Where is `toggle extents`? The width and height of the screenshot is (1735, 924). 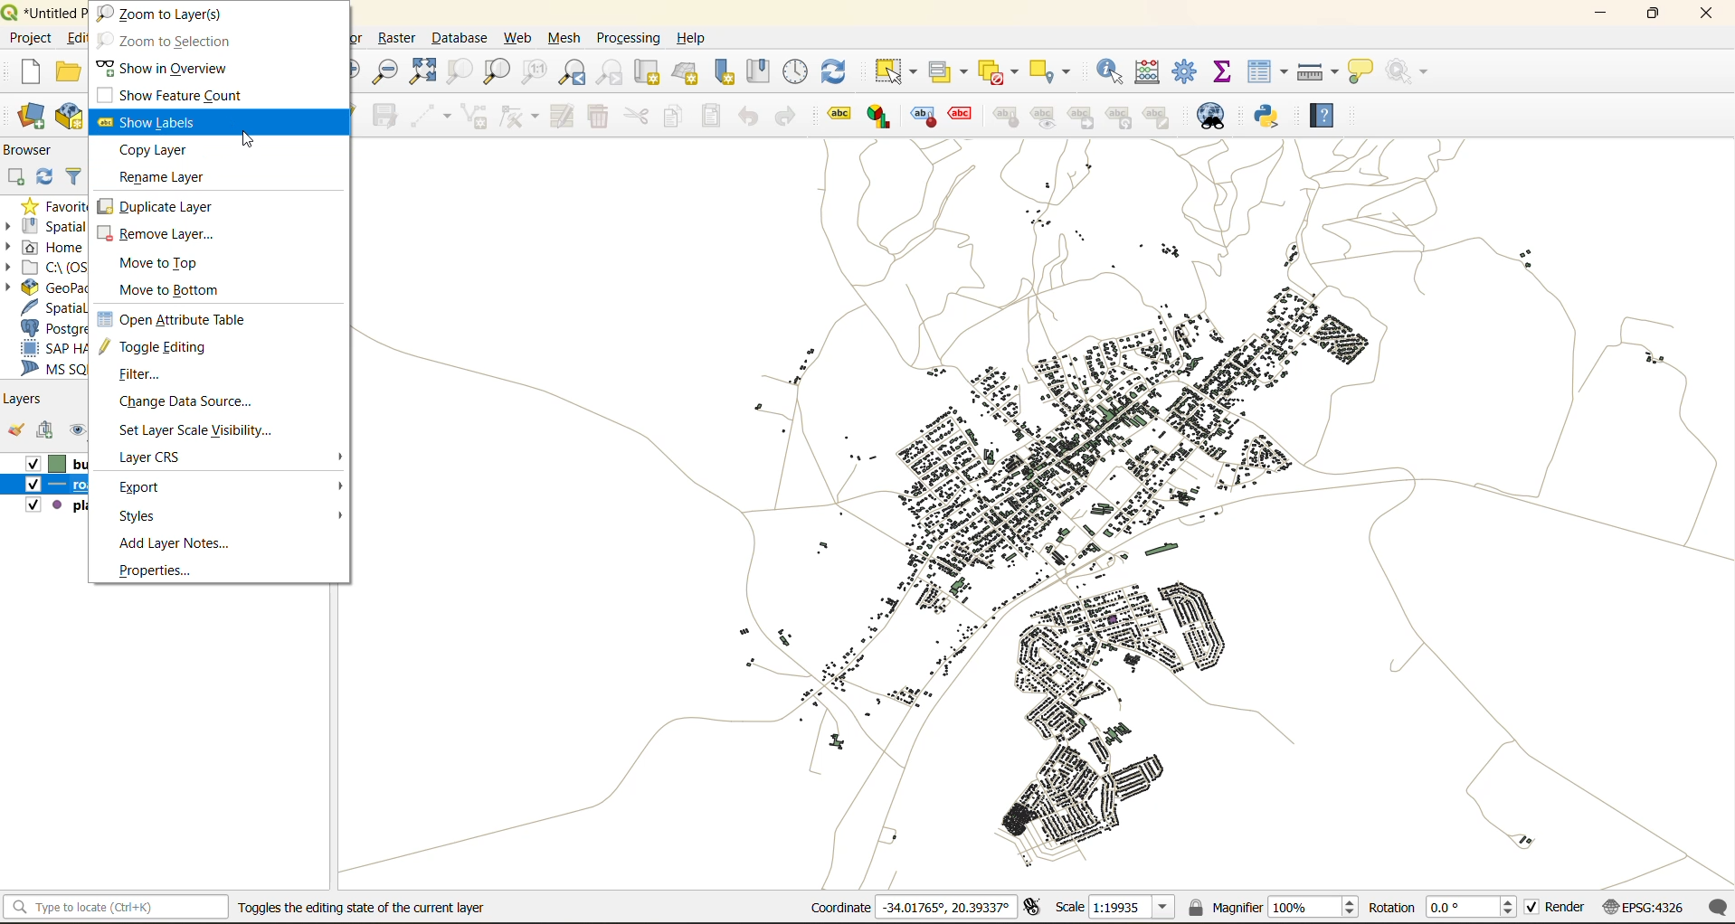 toggle extents is located at coordinates (1035, 908).